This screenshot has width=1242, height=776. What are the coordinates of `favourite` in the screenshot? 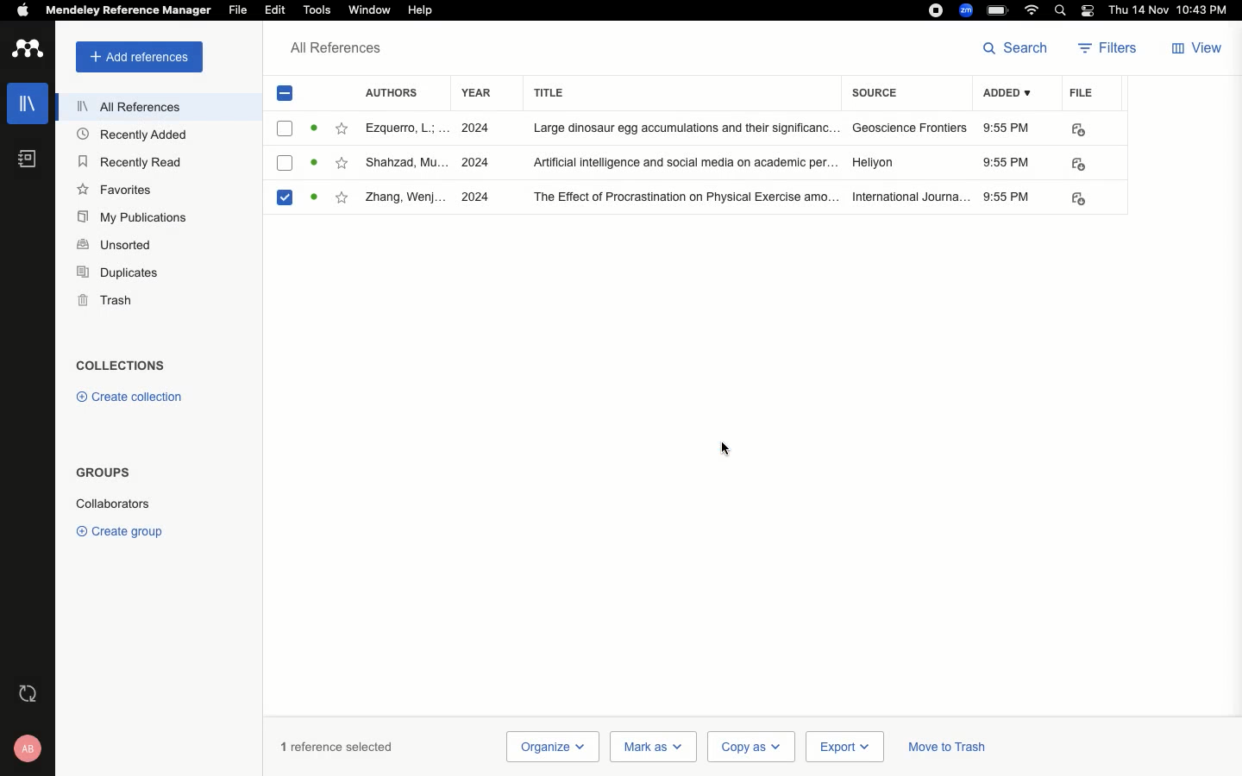 It's located at (343, 162).